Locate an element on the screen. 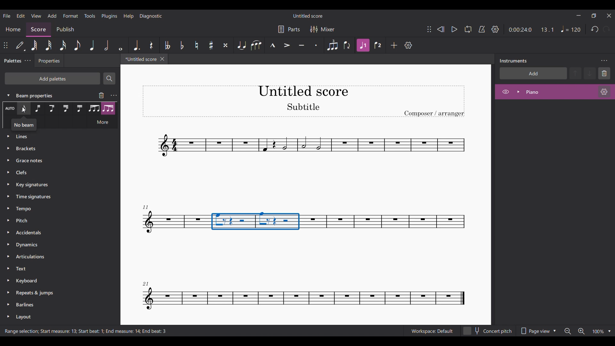 This screenshot has height=346, width=615. Staccato is located at coordinates (316, 45).